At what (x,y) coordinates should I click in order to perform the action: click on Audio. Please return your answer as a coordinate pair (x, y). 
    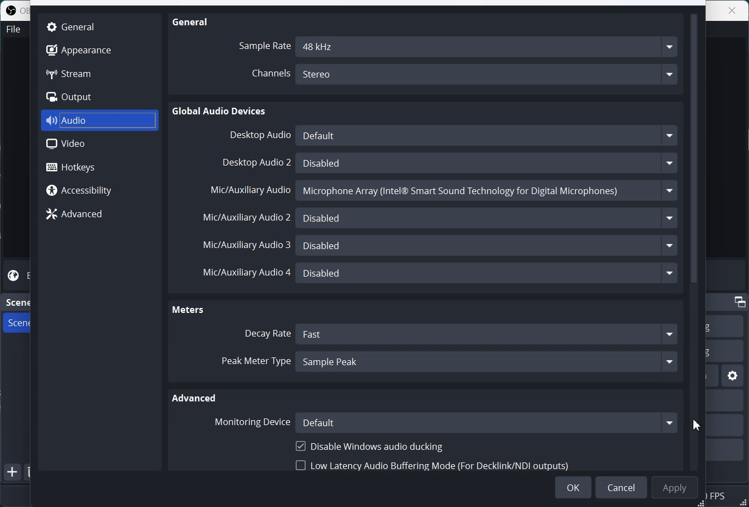
    Looking at the image, I should click on (100, 120).